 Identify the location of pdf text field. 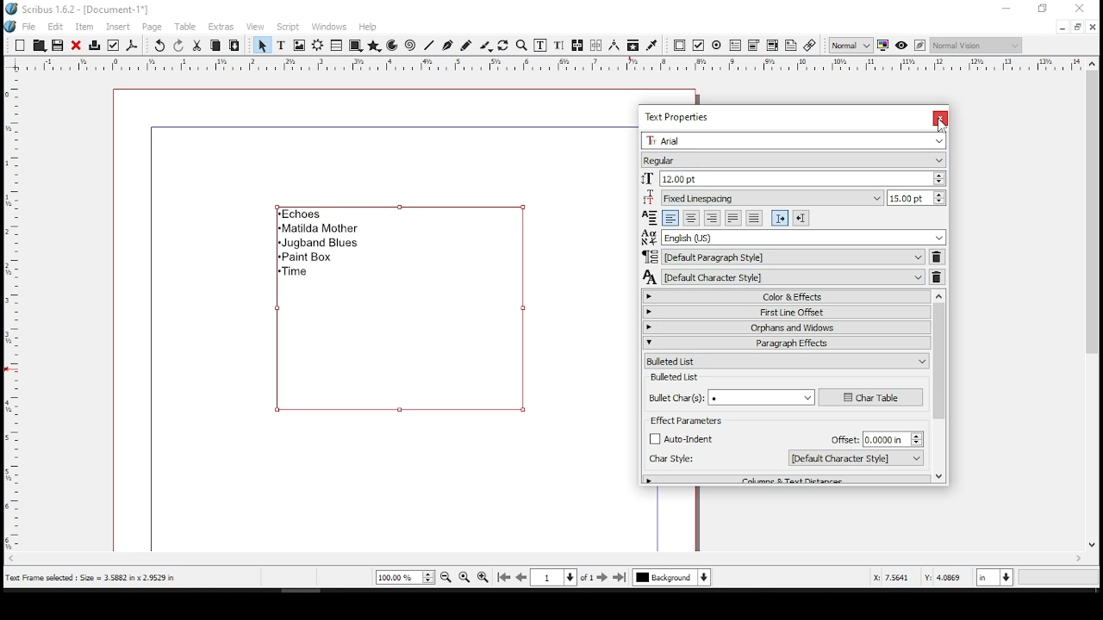
(735, 46).